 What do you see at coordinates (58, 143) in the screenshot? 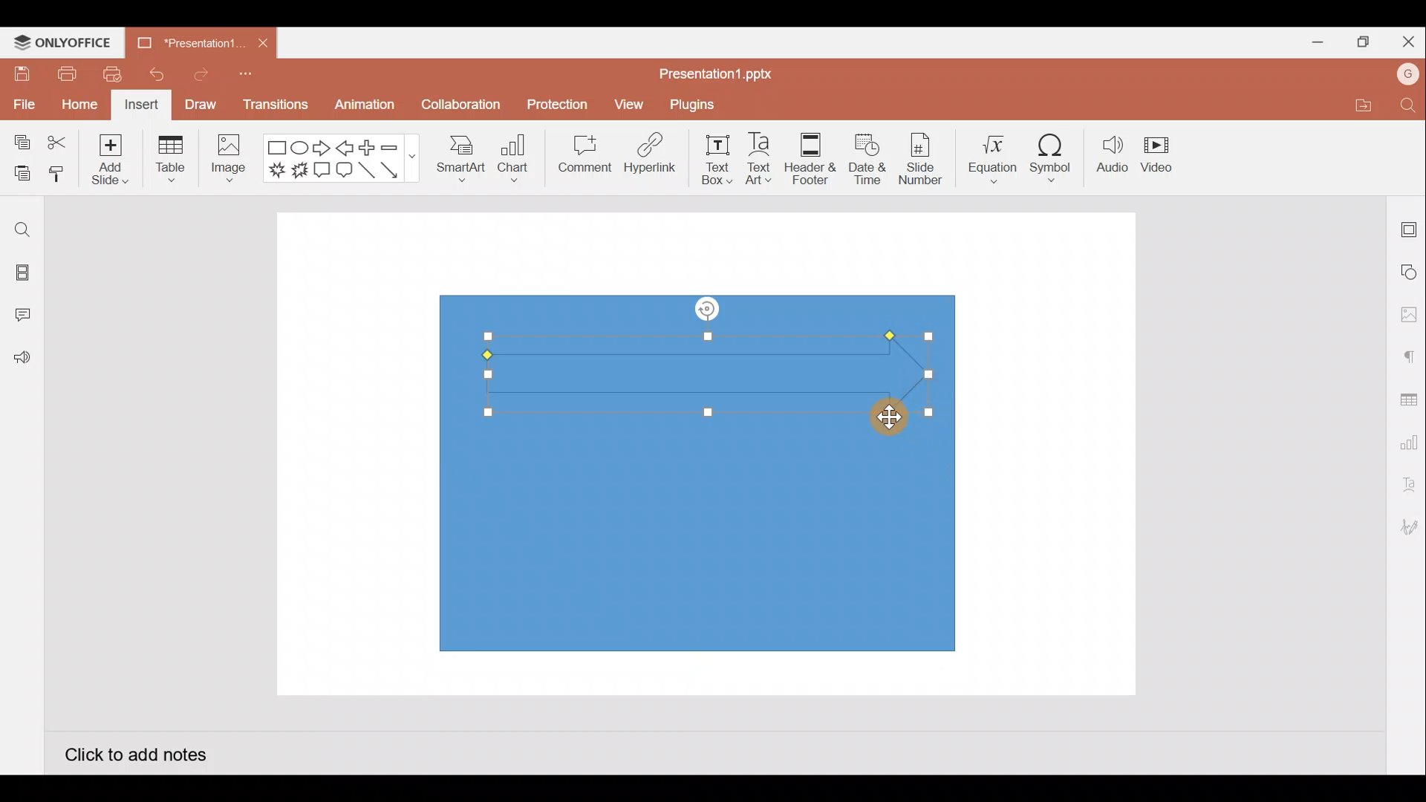
I see `Cut` at bounding box center [58, 143].